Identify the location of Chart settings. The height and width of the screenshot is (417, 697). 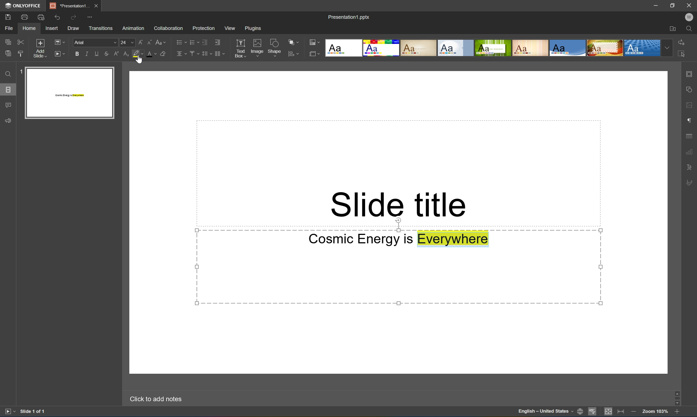
(689, 151).